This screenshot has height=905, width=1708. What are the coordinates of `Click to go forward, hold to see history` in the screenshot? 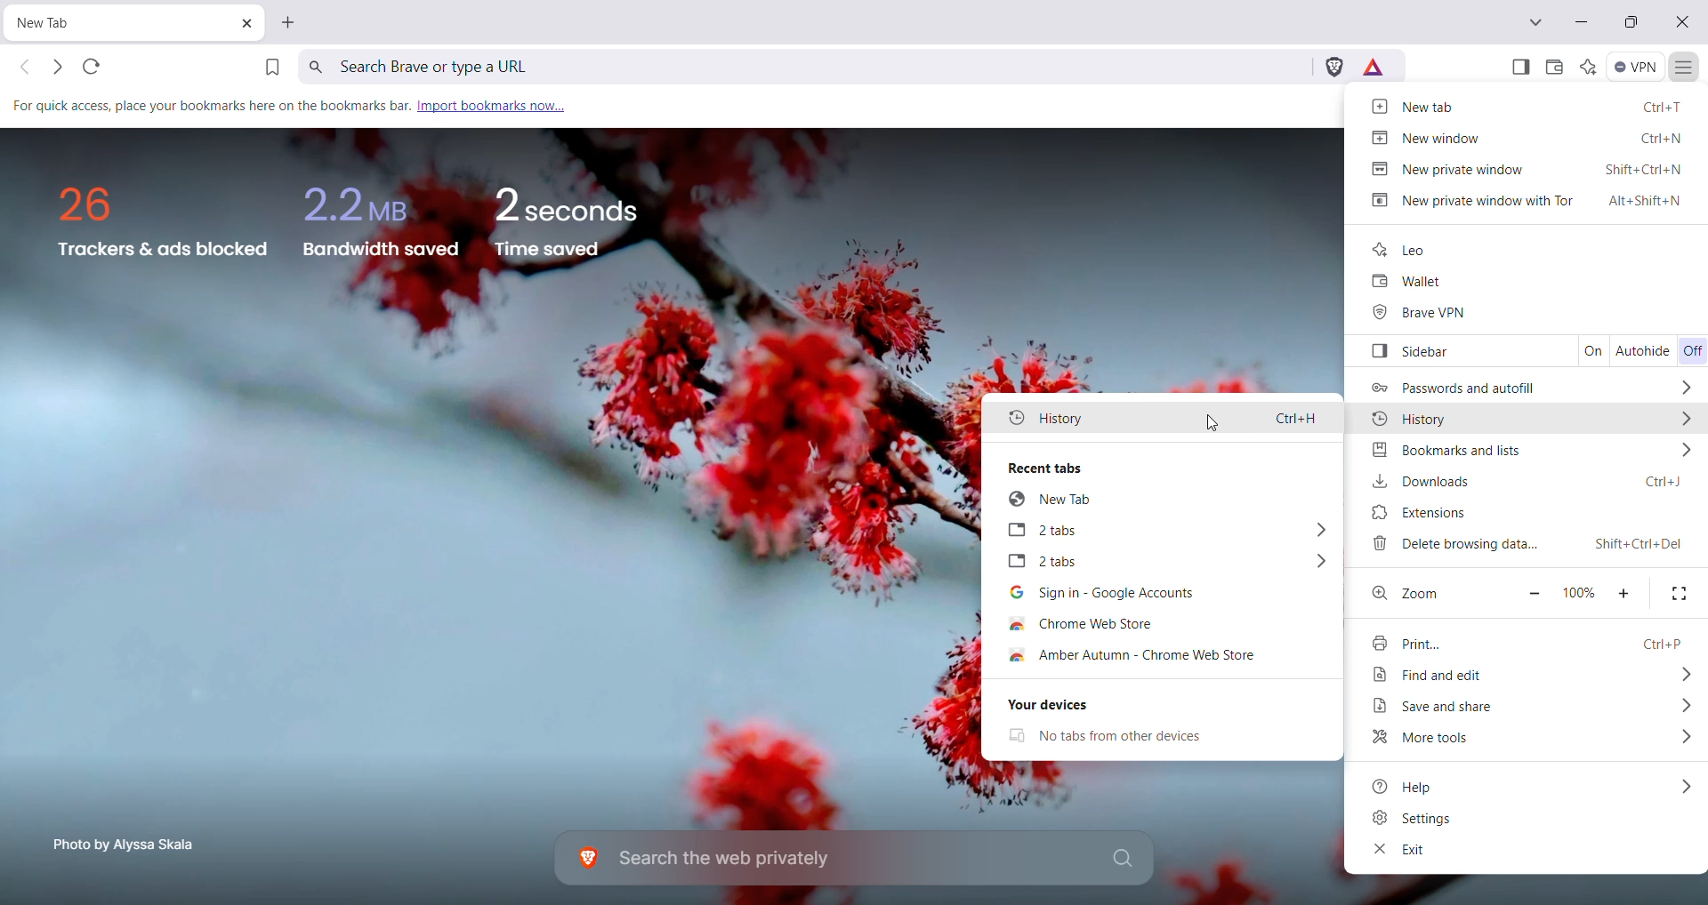 It's located at (59, 68).